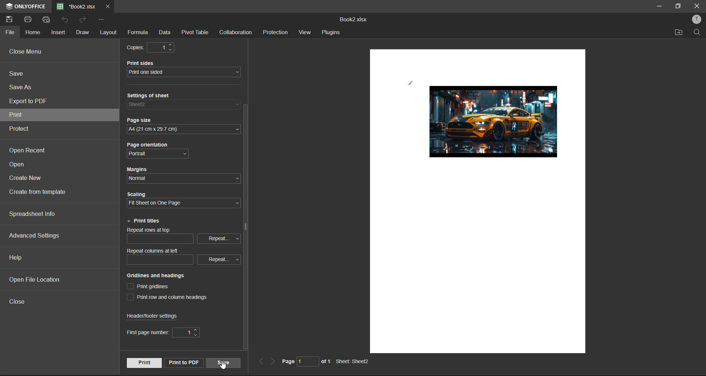 The height and width of the screenshot is (376, 706). I want to click on sheet2, so click(150, 105).